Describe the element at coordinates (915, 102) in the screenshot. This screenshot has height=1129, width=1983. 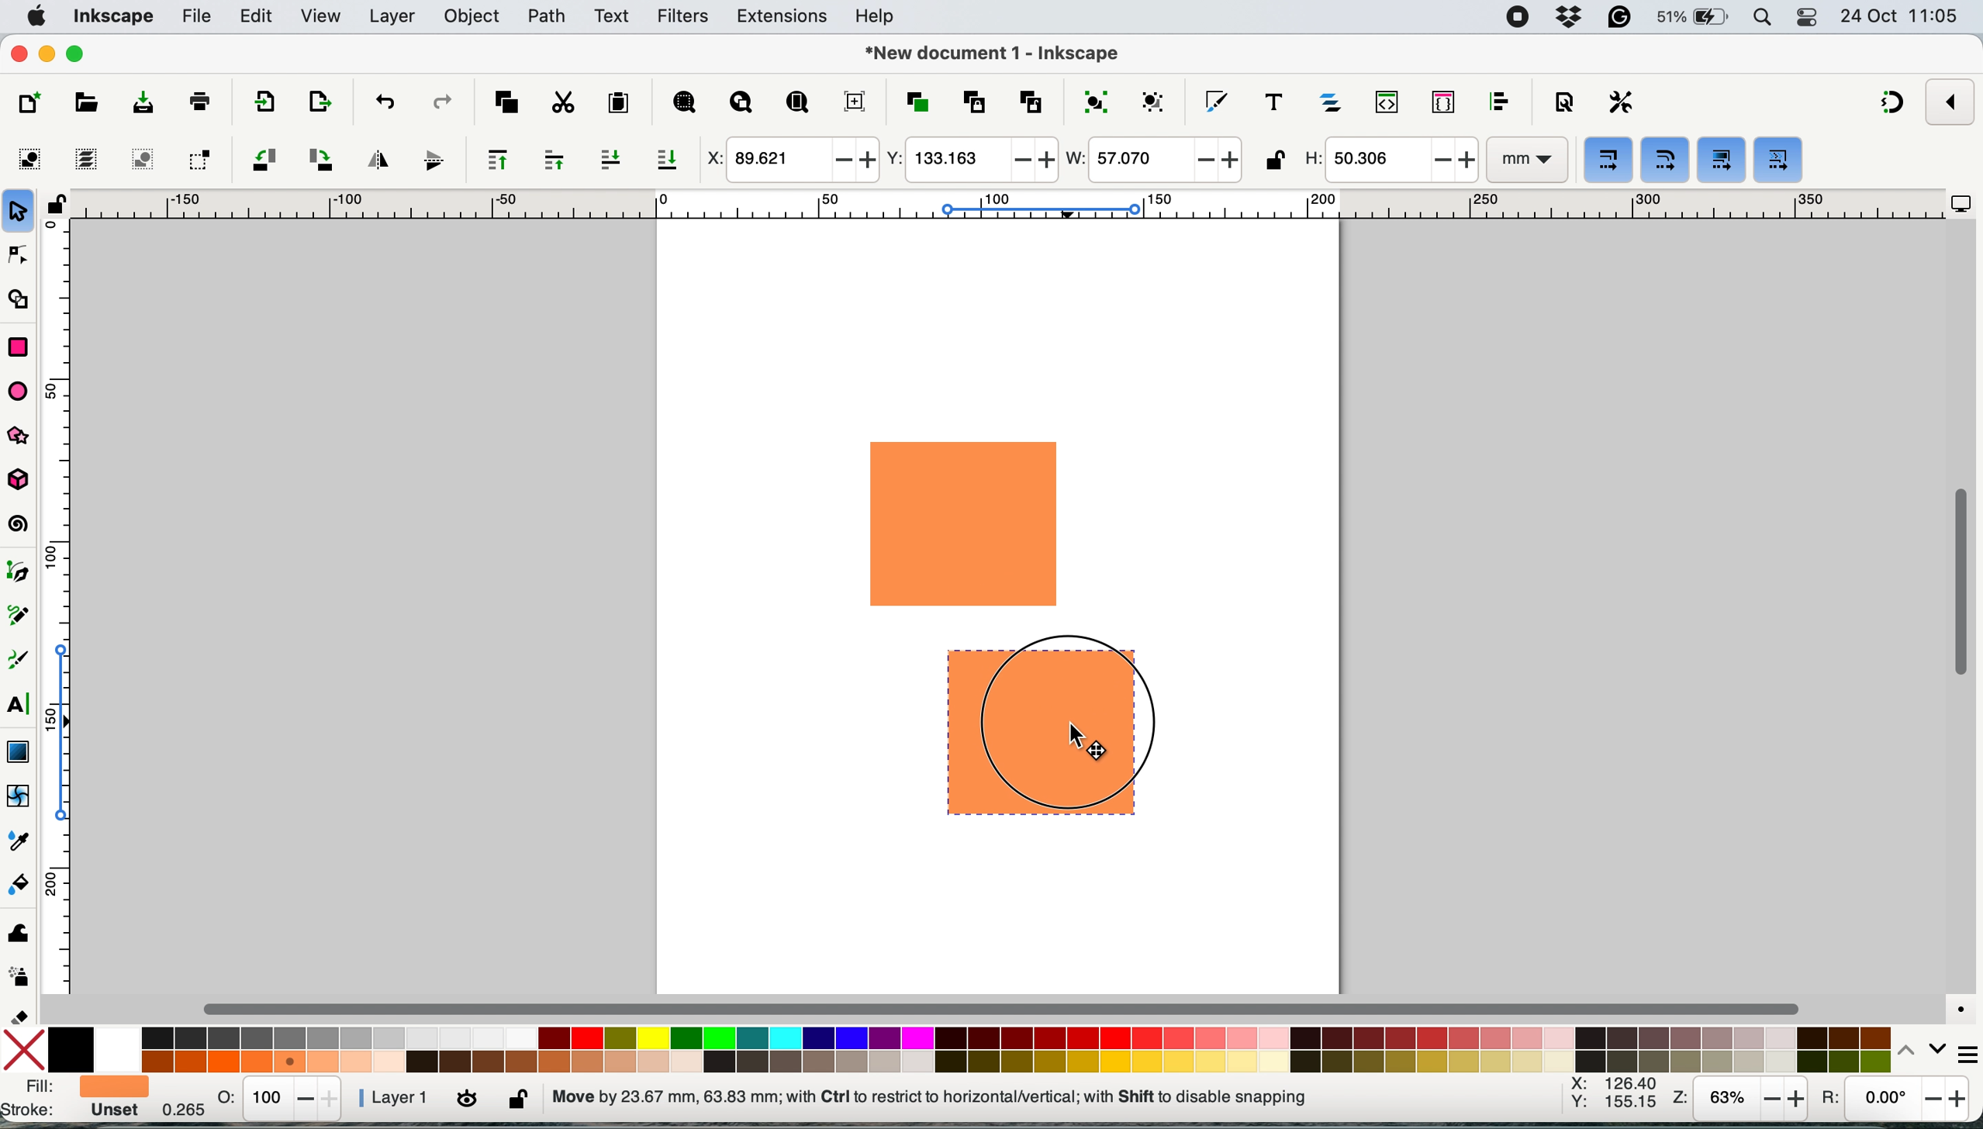
I see `duplicate` at that location.